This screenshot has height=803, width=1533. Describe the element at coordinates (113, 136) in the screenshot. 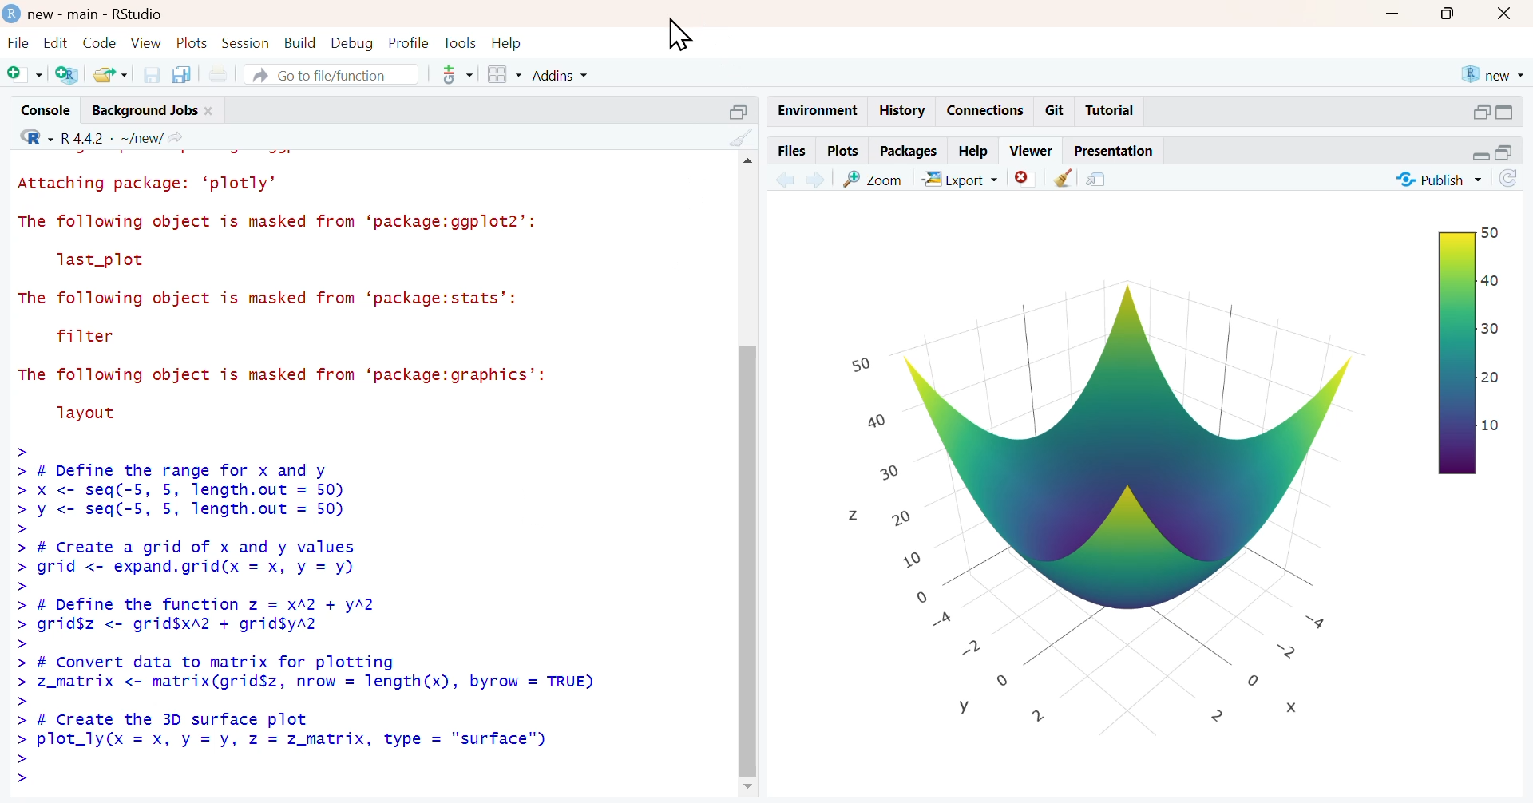

I see `R 4.4.2 . ~/new/` at that location.